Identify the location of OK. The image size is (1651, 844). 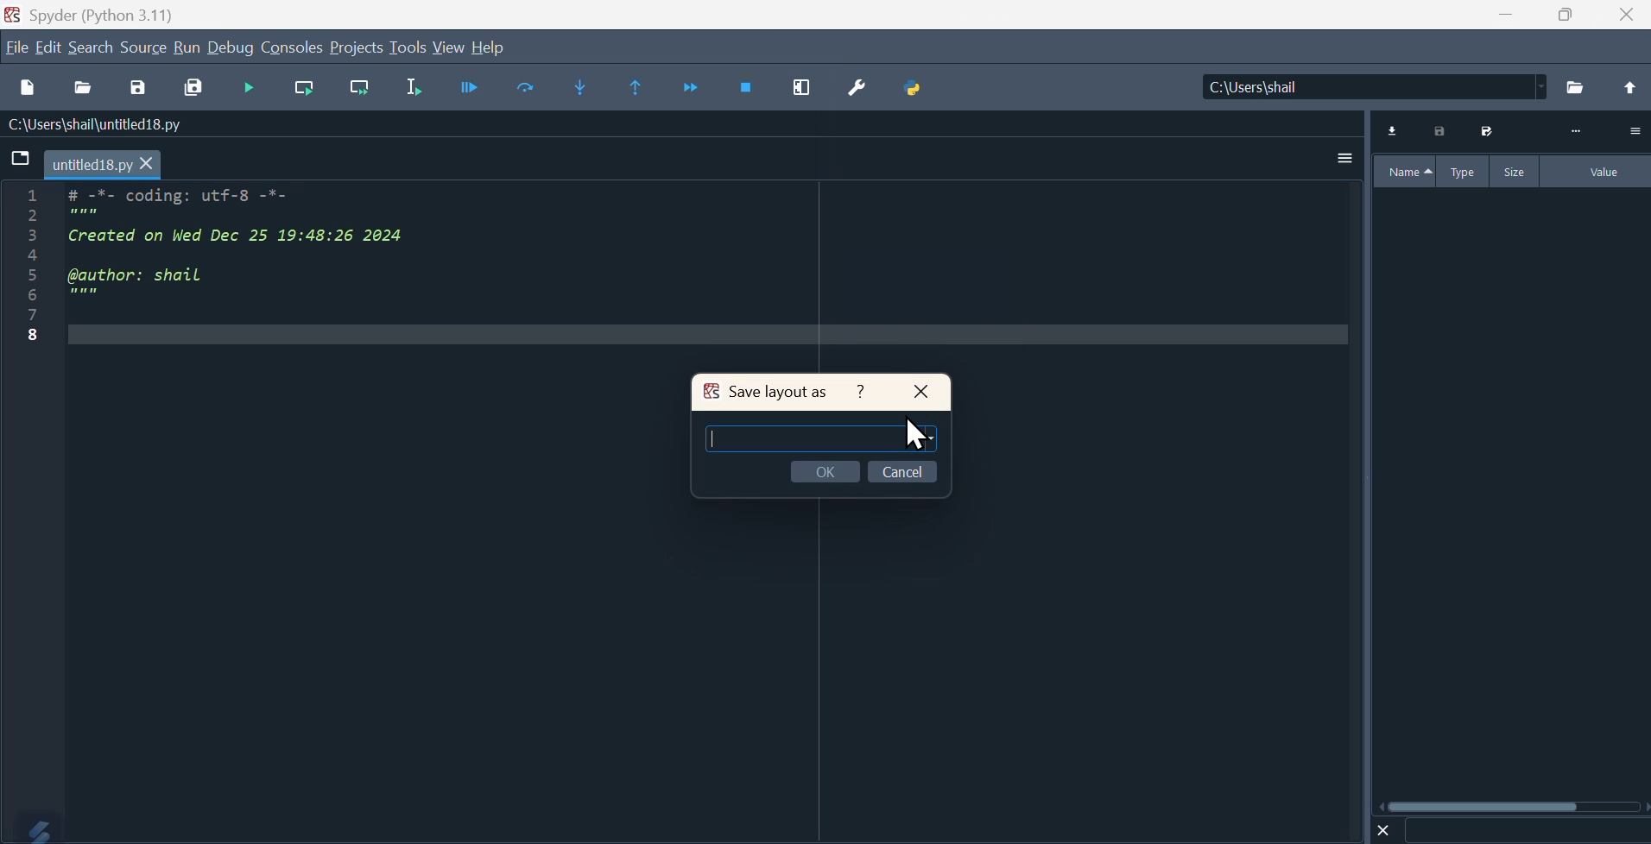
(825, 471).